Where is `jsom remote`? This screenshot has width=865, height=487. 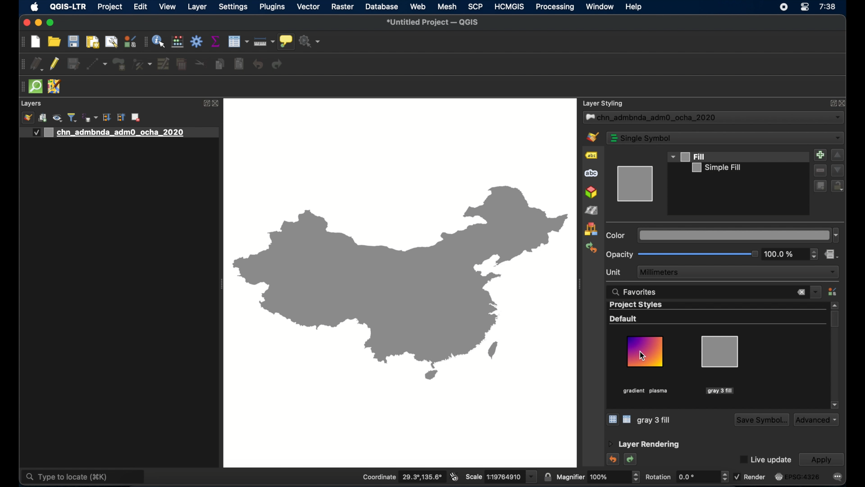
jsom remote is located at coordinates (55, 86).